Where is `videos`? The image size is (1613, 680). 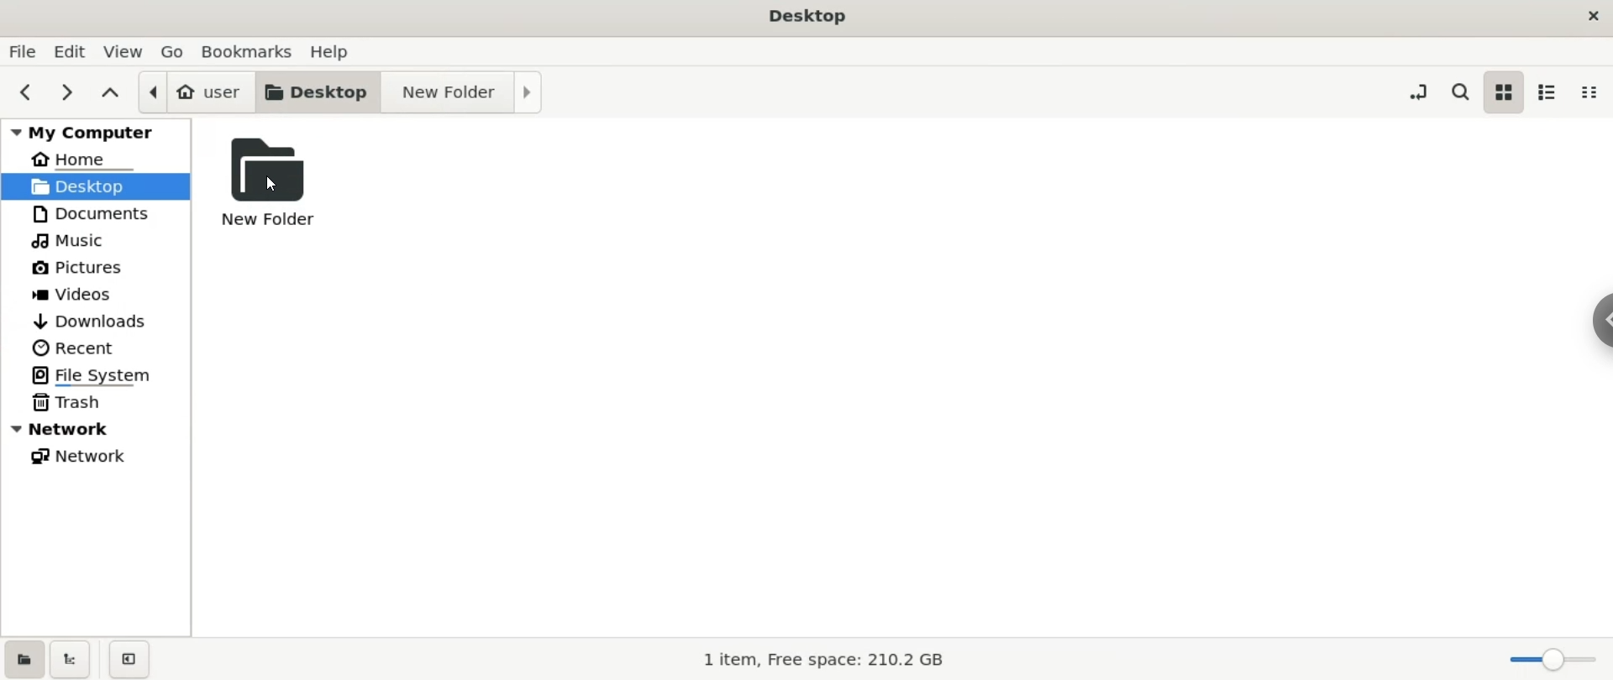
videos is located at coordinates (97, 292).